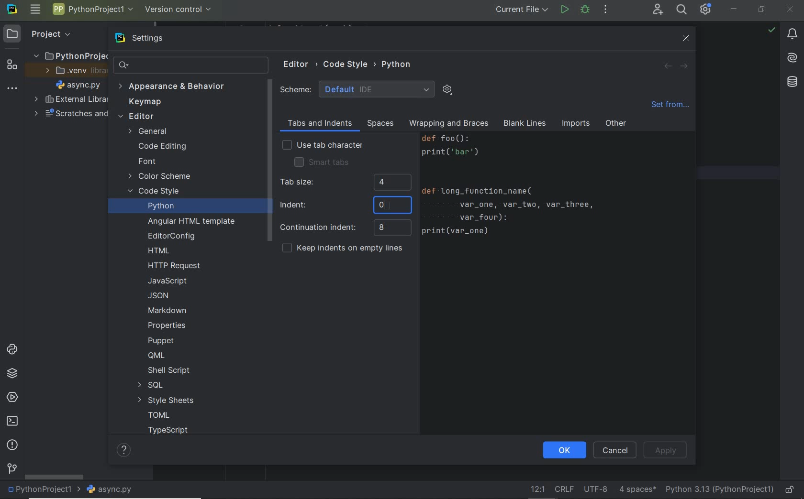 This screenshot has height=499, width=804. Describe the element at coordinates (78, 85) in the screenshot. I see `project files` at that location.